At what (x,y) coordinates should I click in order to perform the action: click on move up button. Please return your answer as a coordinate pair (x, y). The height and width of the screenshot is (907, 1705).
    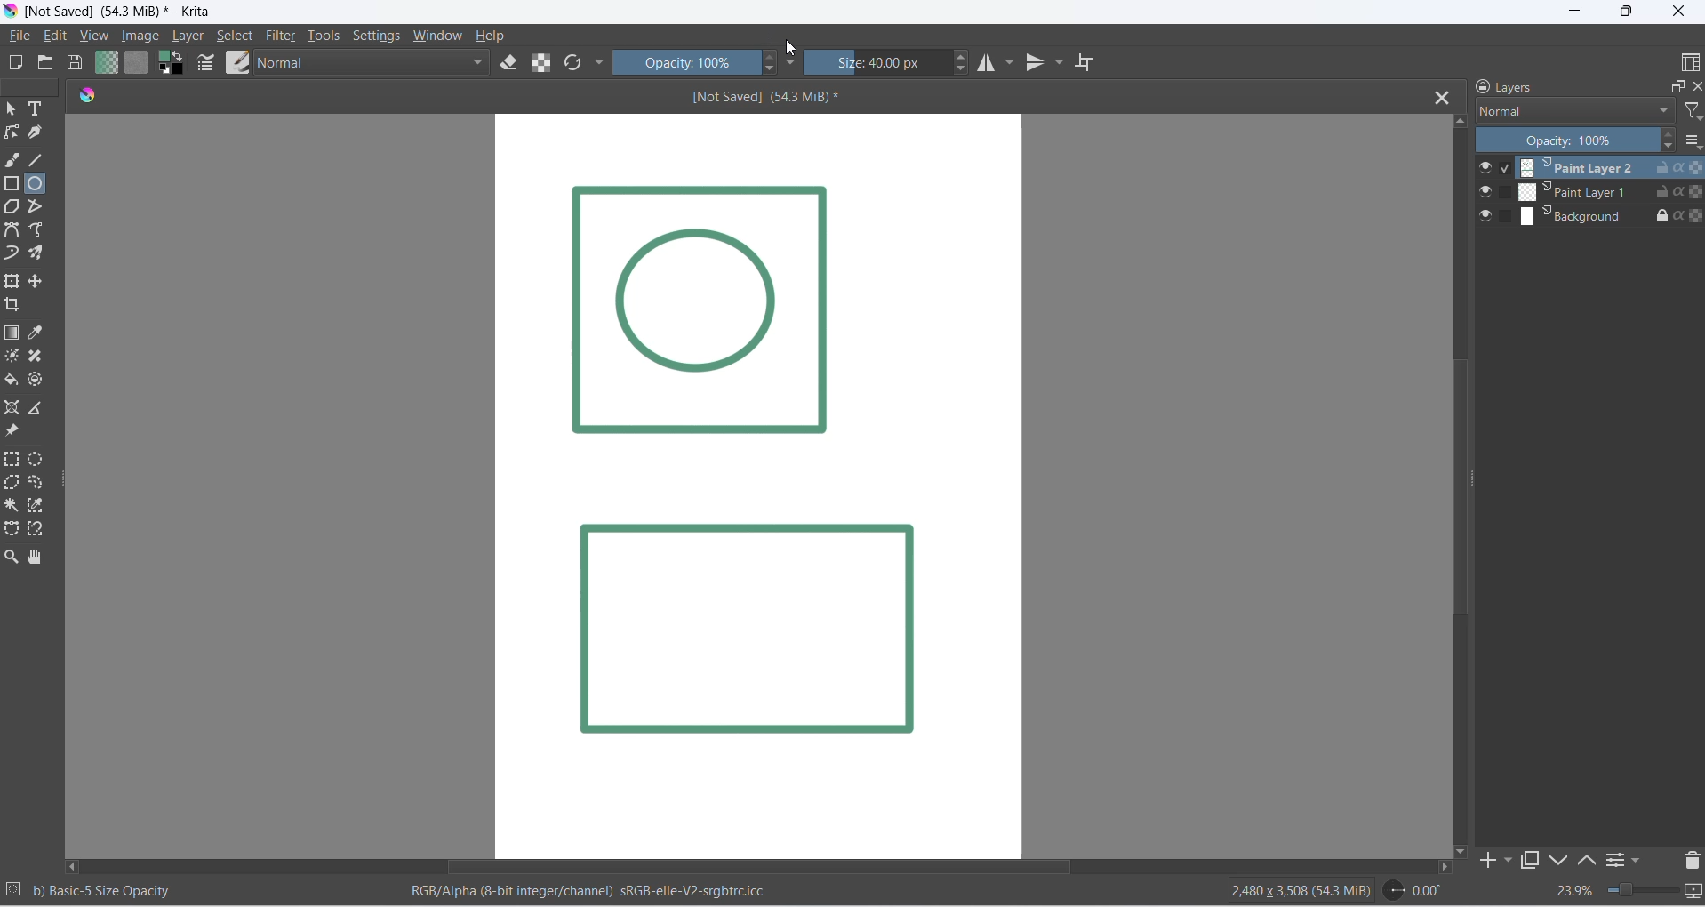
    Looking at the image, I should click on (1460, 122).